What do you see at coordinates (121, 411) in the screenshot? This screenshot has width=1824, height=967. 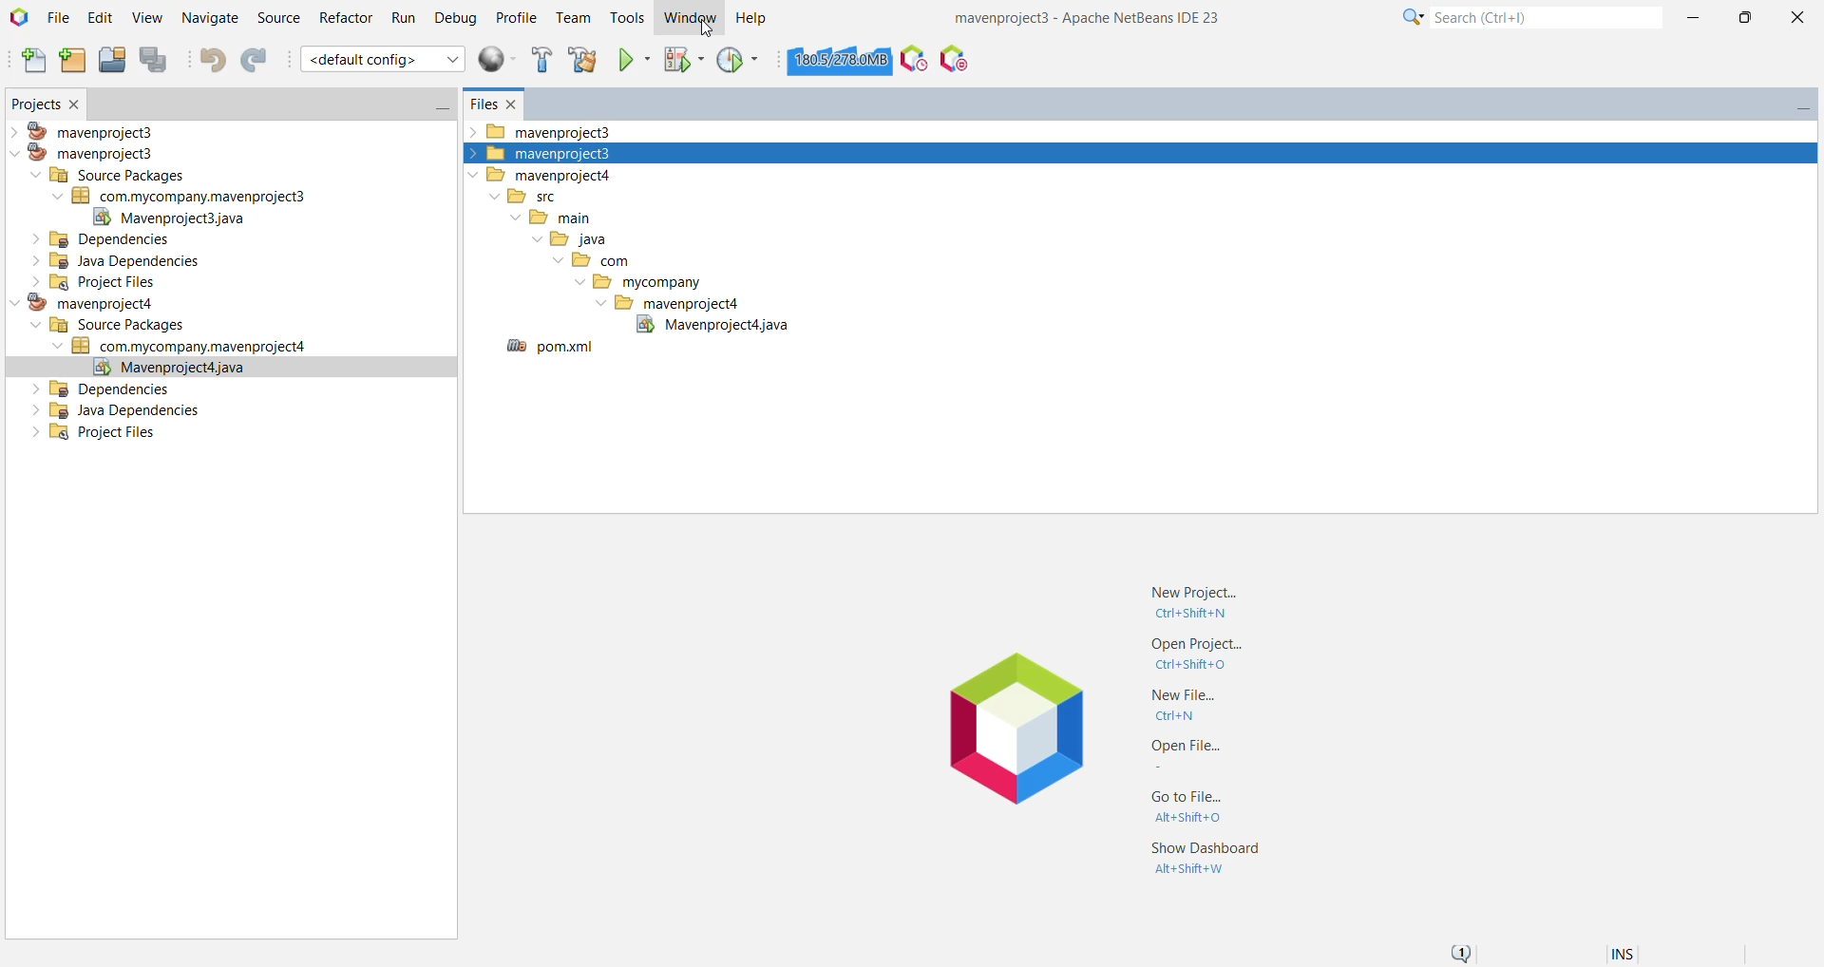 I see `Java Dependencies` at bounding box center [121, 411].